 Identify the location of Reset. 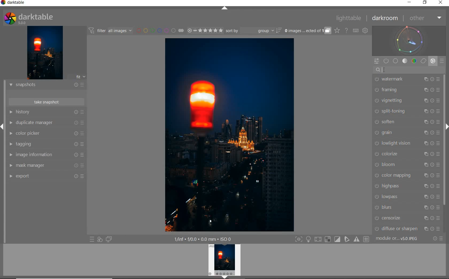
(75, 134).